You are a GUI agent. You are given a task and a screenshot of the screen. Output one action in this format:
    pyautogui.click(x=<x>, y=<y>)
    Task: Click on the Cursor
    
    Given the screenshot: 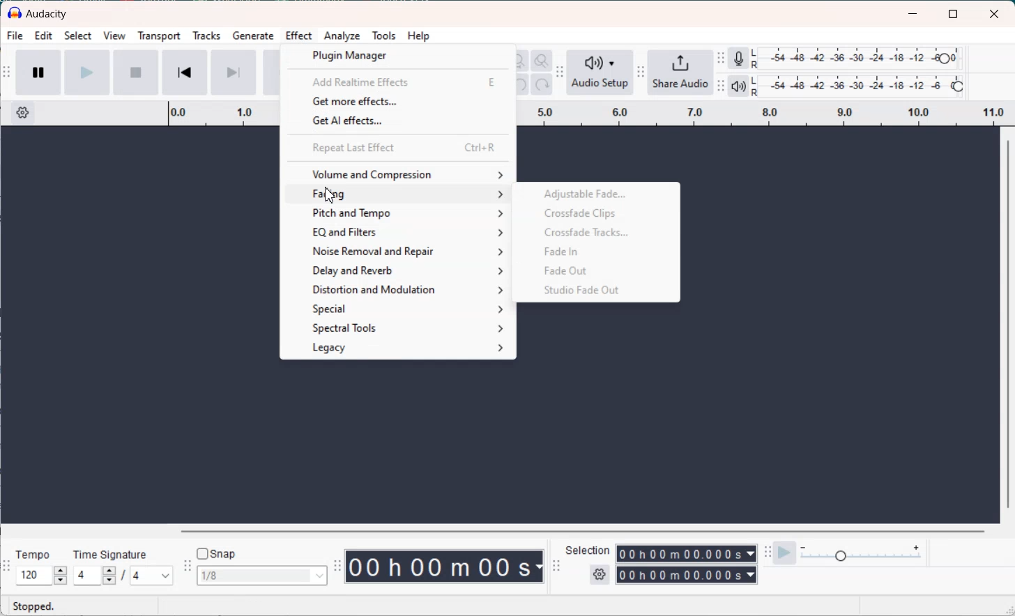 What is the action you would take?
    pyautogui.click(x=330, y=195)
    